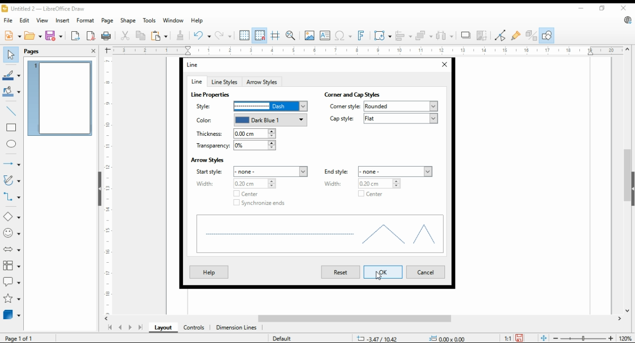  I want to click on callout shapes, so click(12, 281).